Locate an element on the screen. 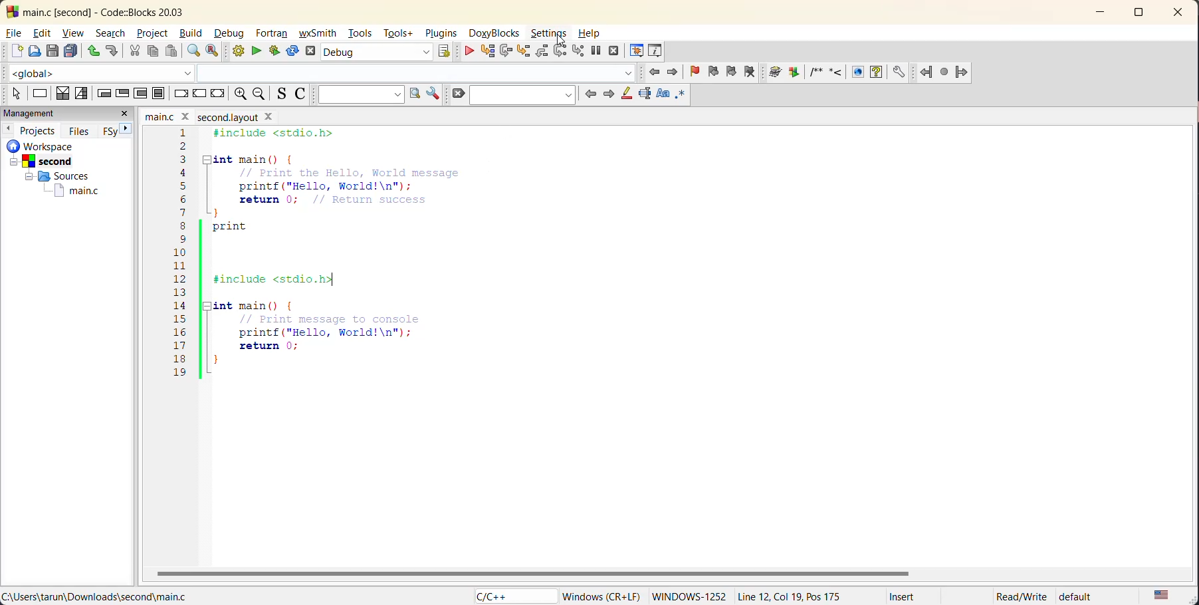  zoom out is located at coordinates (263, 94).